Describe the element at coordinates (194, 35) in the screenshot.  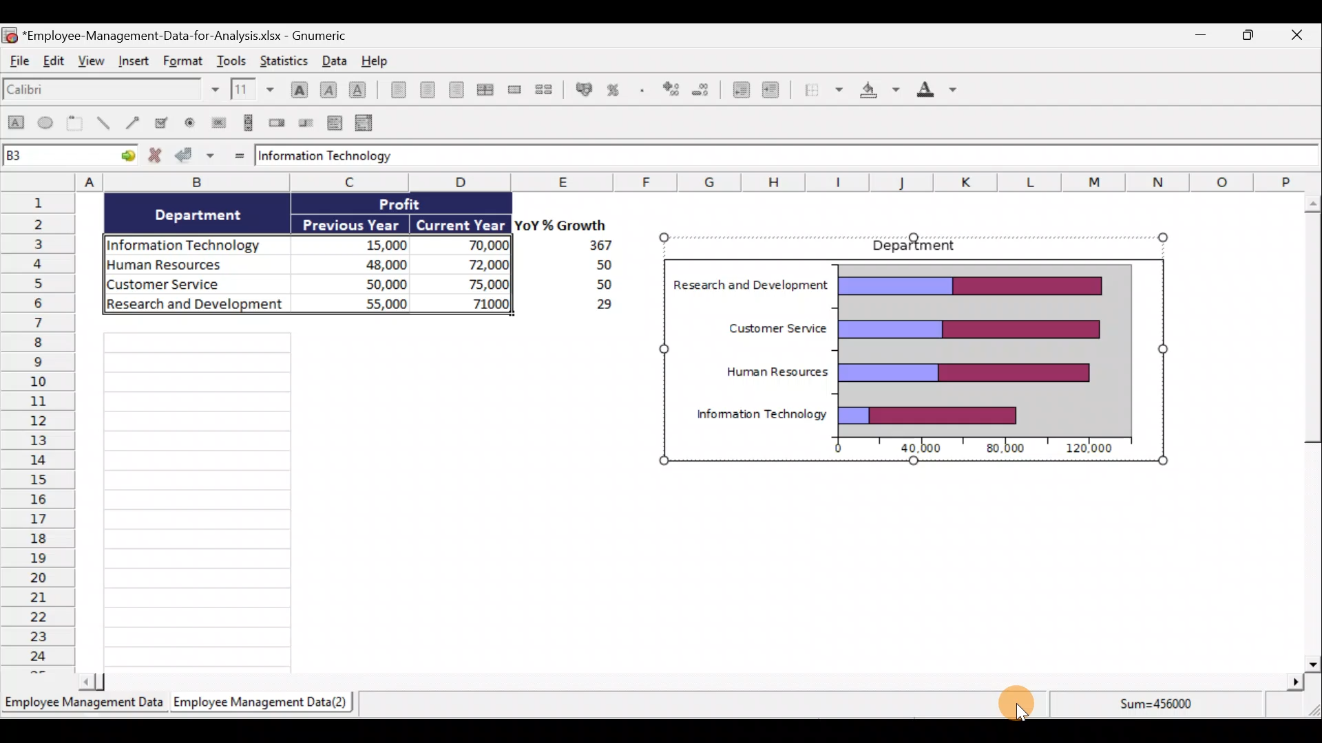
I see `*Employee-Management-Data-for-Analysis.xlsx - Gnumeric` at that location.